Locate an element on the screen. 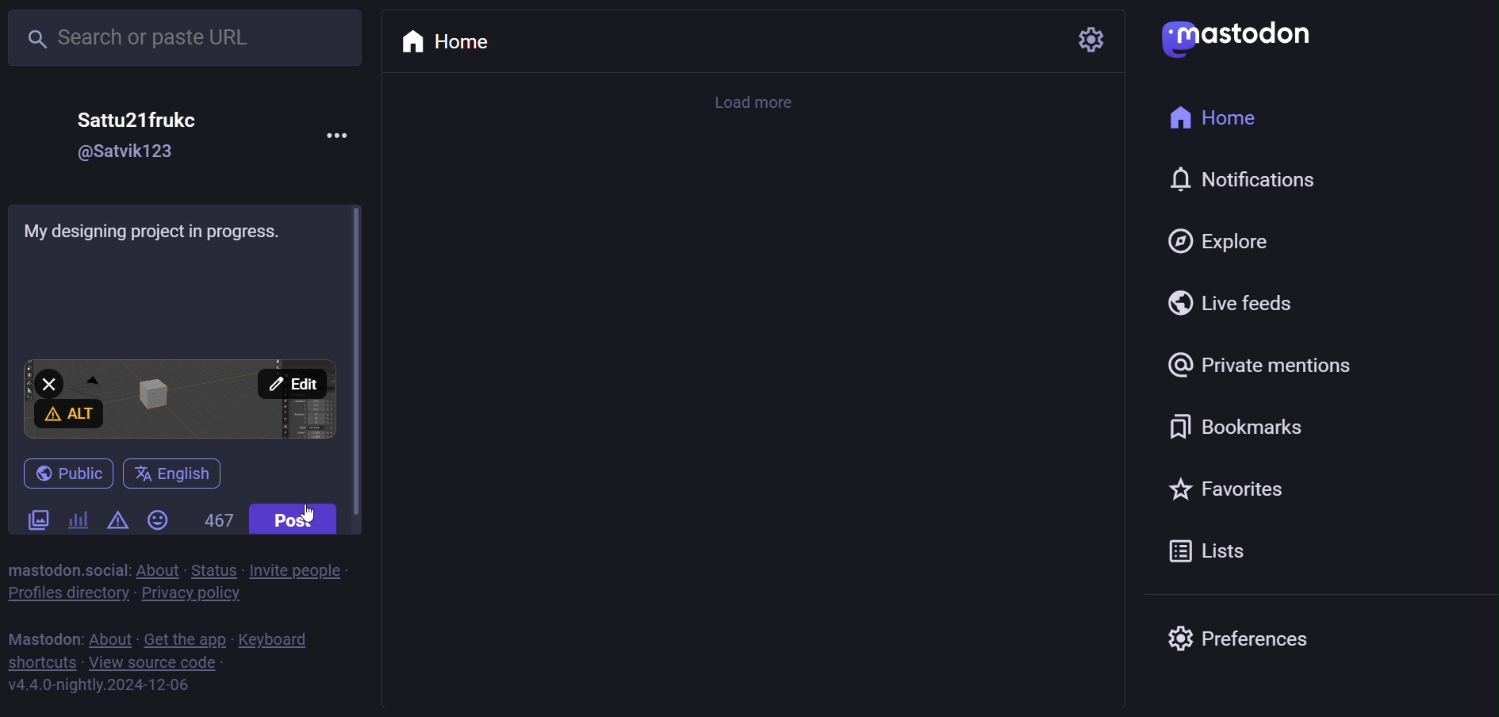 The height and width of the screenshot is (717, 1499). list is located at coordinates (1199, 552).